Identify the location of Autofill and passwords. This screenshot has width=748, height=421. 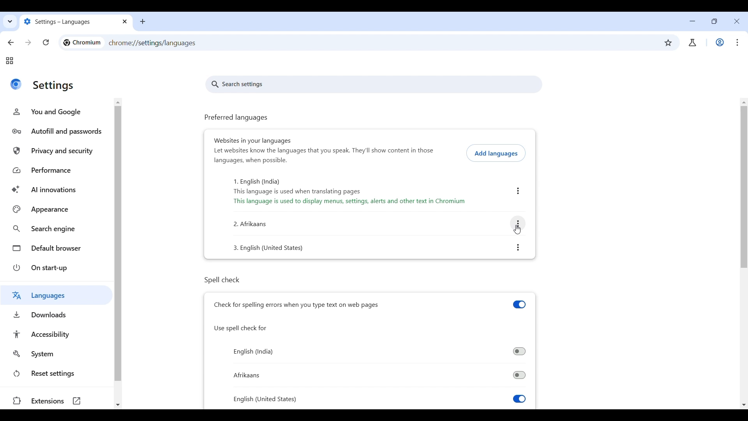
(57, 131).